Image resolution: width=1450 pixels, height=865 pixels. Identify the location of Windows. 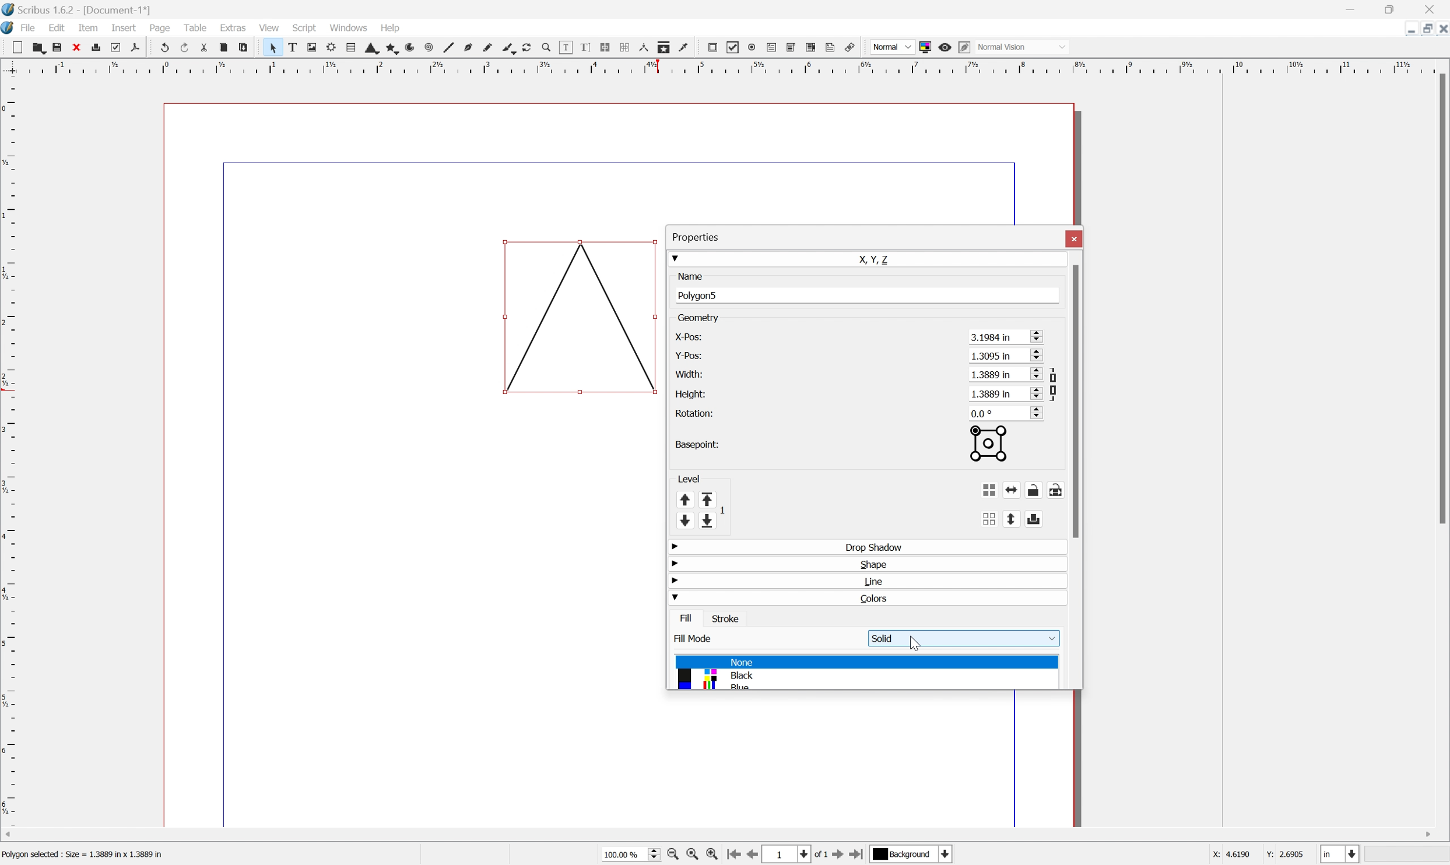
(348, 26).